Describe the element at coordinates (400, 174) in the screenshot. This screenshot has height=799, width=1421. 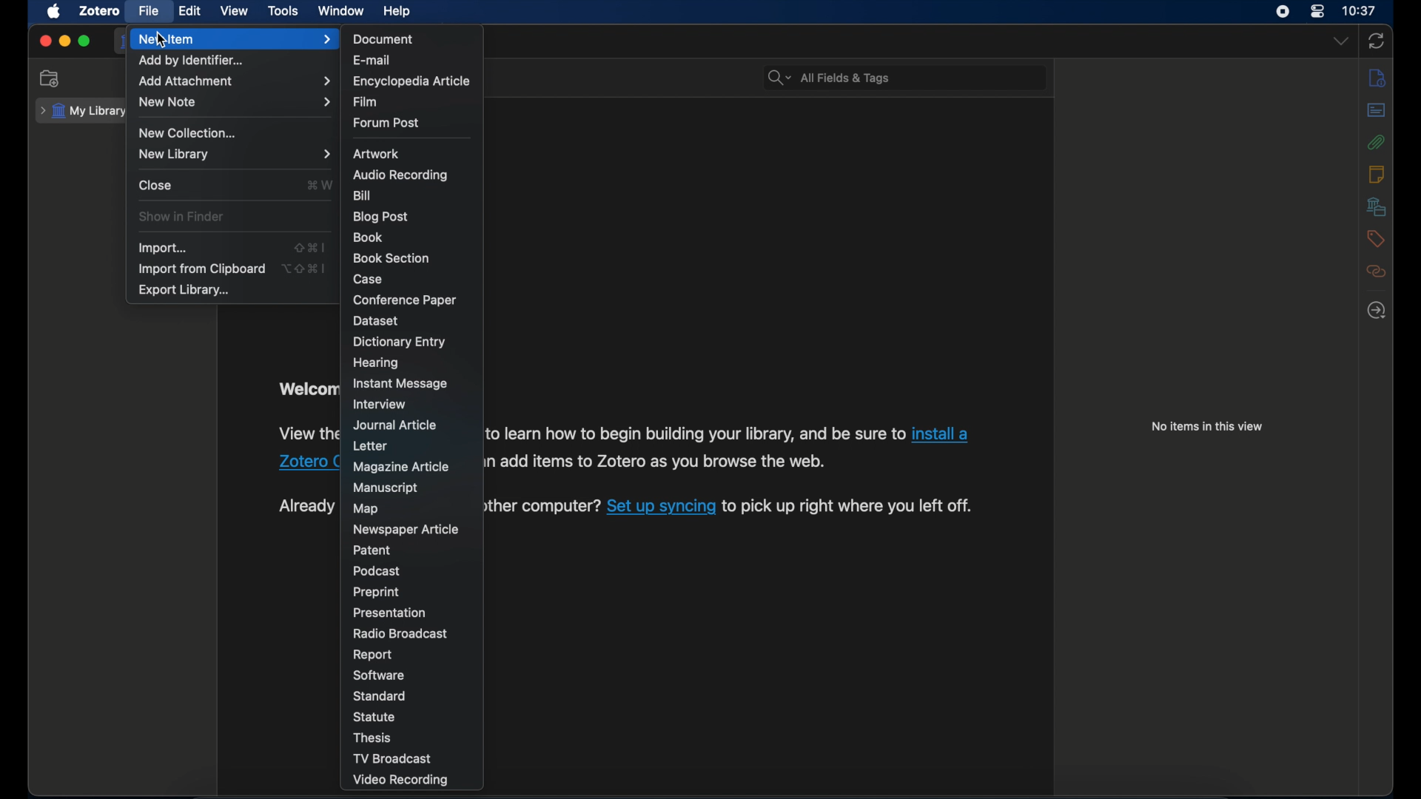
I see `audio recording` at that location.